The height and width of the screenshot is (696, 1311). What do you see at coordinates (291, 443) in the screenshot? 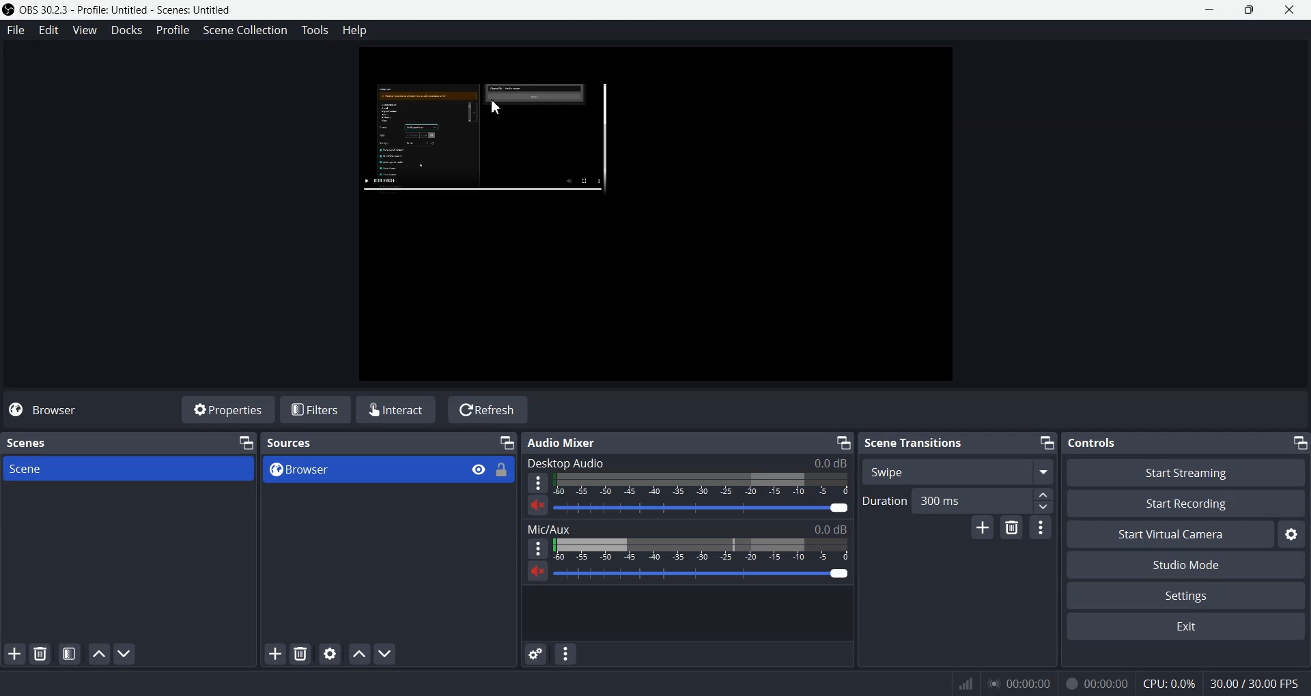
I see `Sources` at bounding box center [291, 443].